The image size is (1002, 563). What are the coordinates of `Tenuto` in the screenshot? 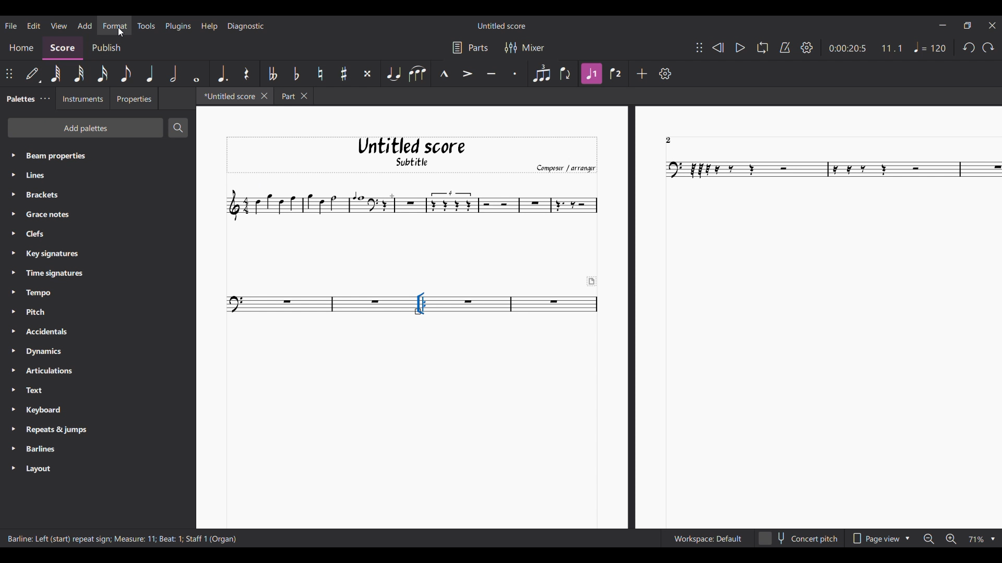 It's located at (491, 72).